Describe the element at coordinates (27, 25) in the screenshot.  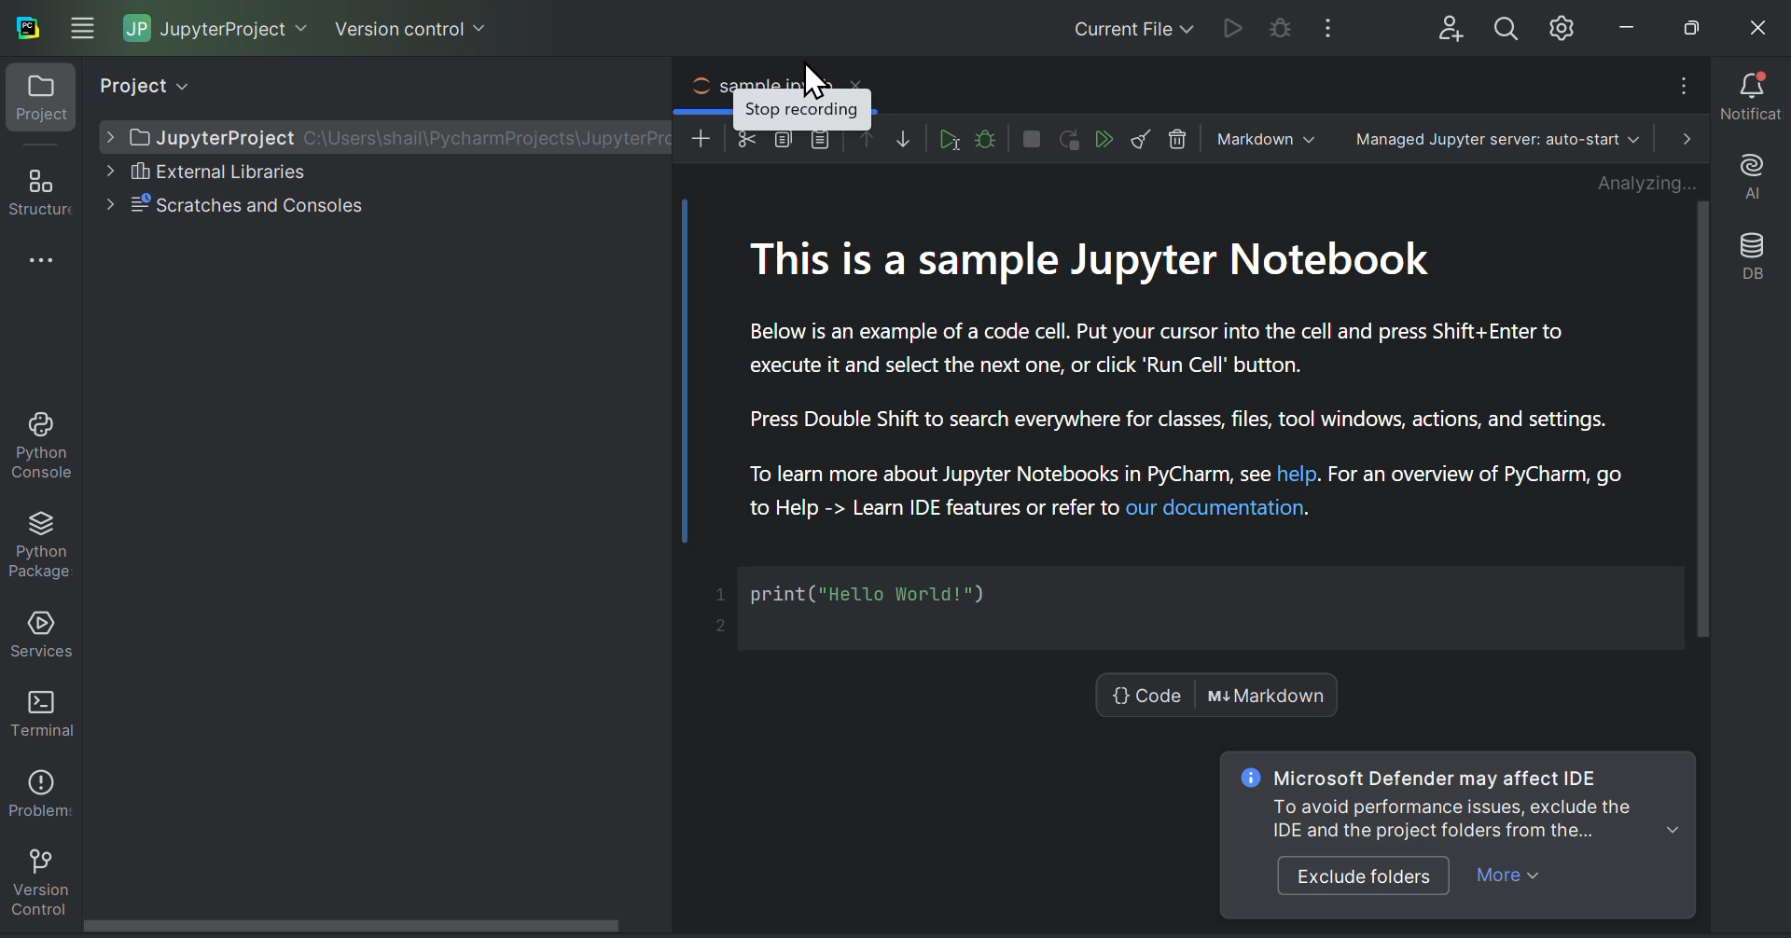
I see `py charm` at that location.